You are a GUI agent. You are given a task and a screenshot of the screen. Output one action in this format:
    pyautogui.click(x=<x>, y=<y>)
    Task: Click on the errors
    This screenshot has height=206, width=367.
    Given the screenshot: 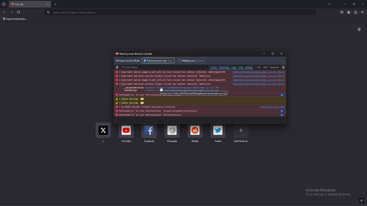 What is the action you would take?
    pyautogui.click(x=214, y=67)
    